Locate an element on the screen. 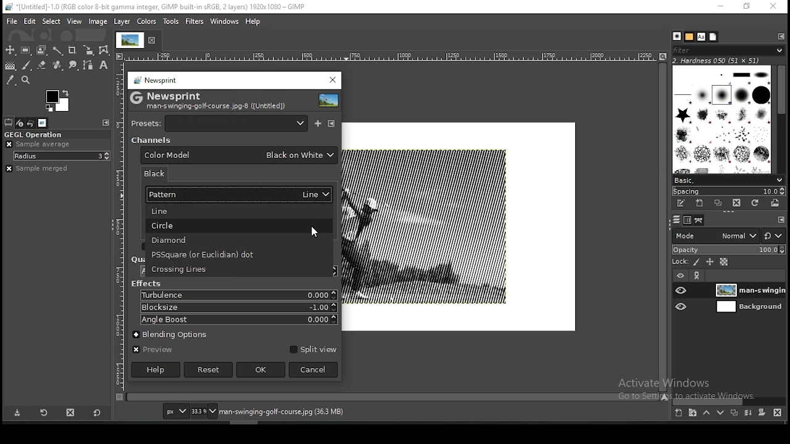 Image resolution: width=790 pixels, height=444 pixels. man-swinging-golf-course.jpg (36.3 MB) is located at coordinates (280, 412).